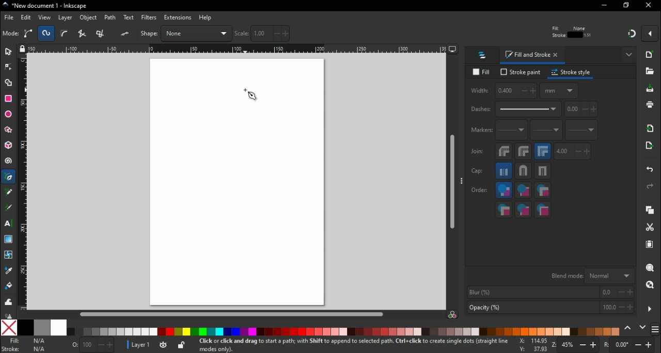 This screenshot has height=353, width=661. Describe the element at coordinates (650, 91) in the screenshot. I see `save` at that location.